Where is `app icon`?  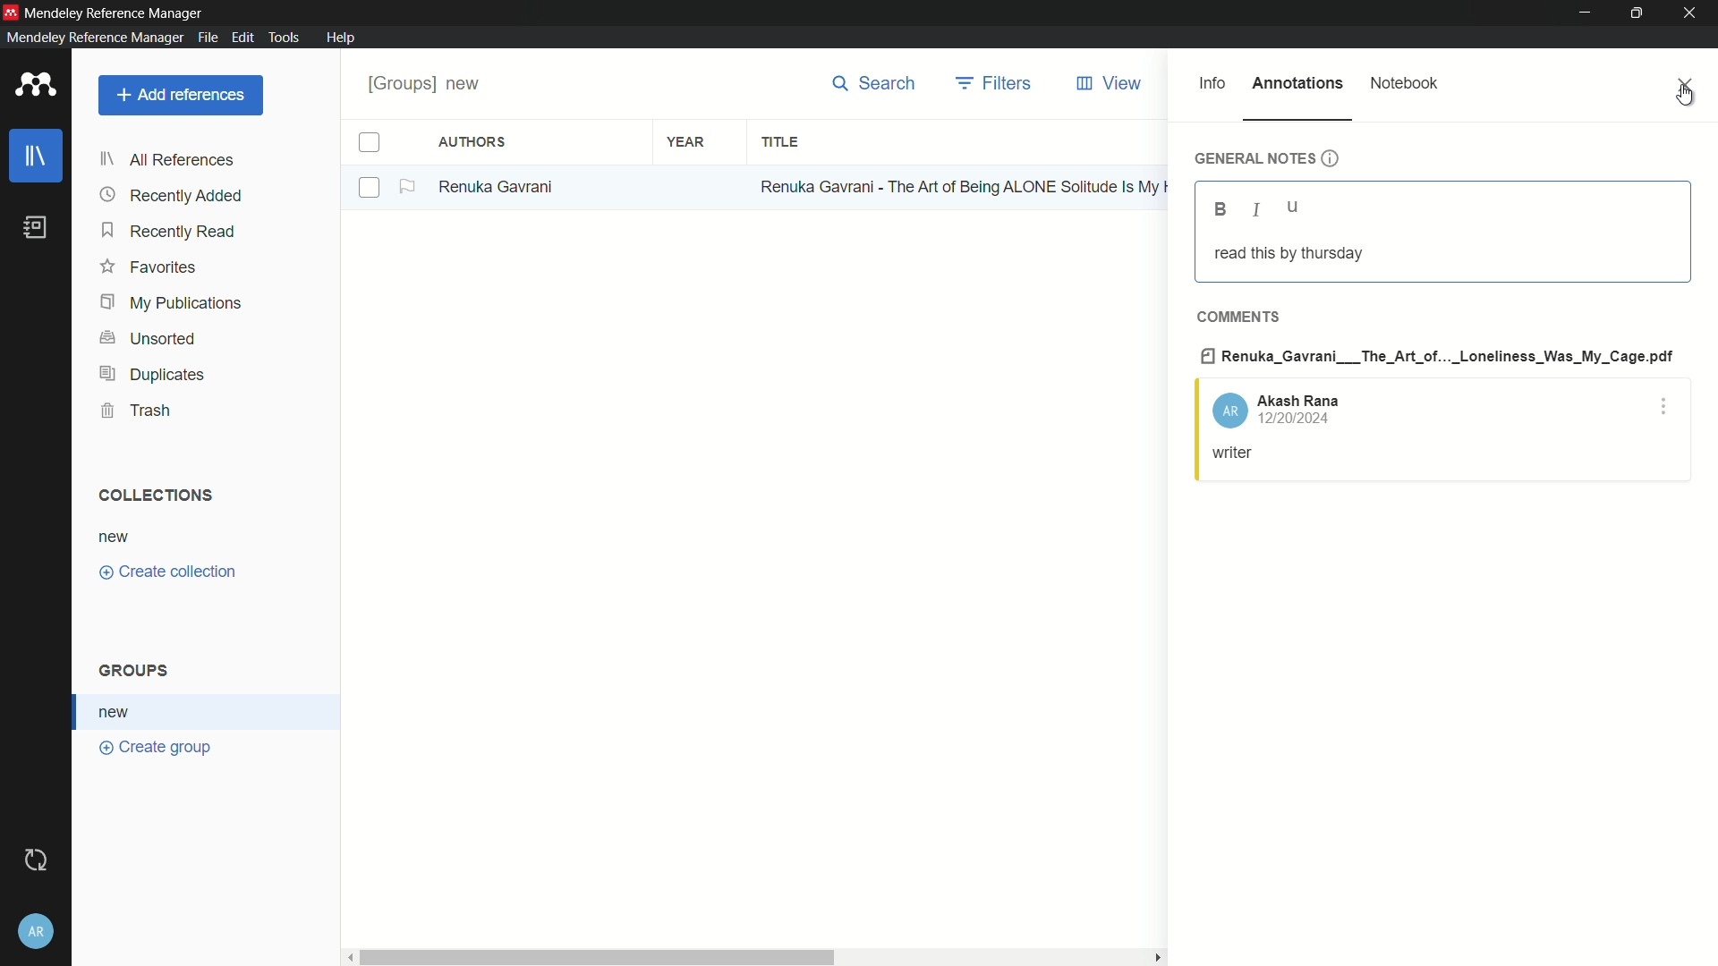 app icon is located at coordinates (11, 11).